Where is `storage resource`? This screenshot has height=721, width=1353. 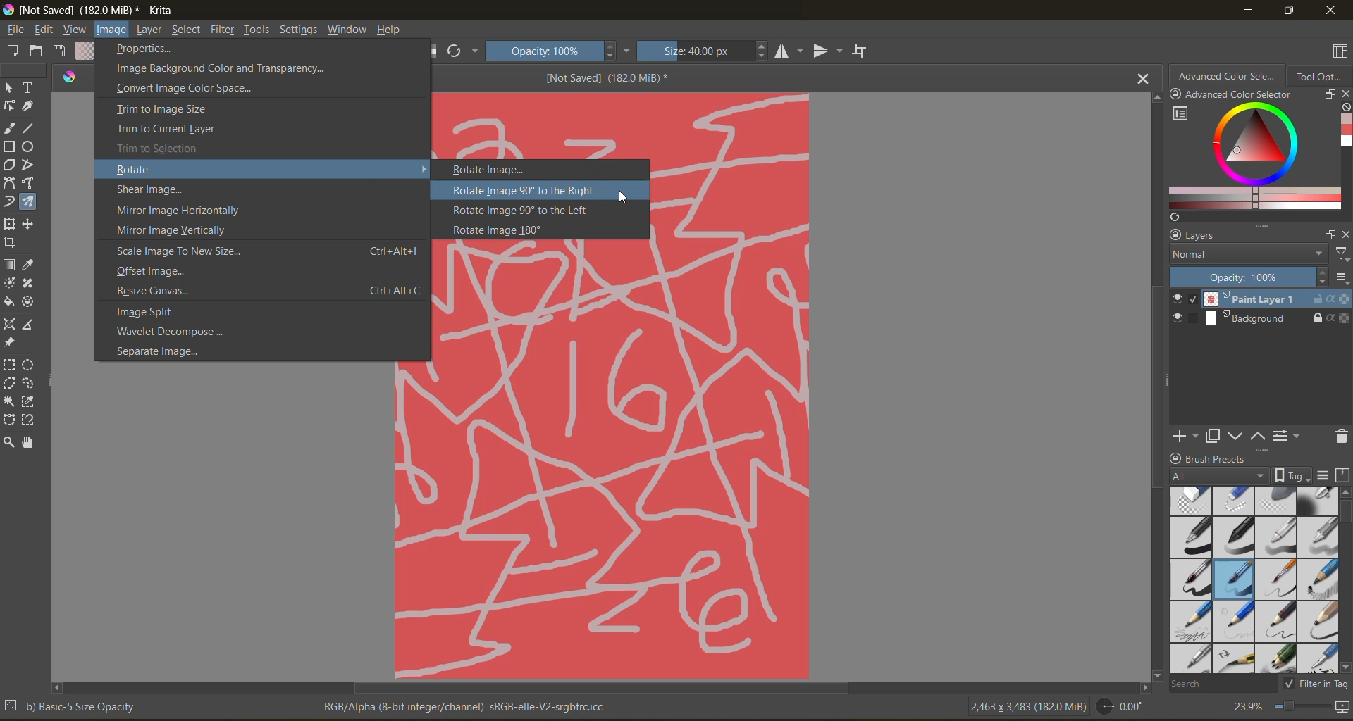 storage resource is located at coordinates (1341, 477).